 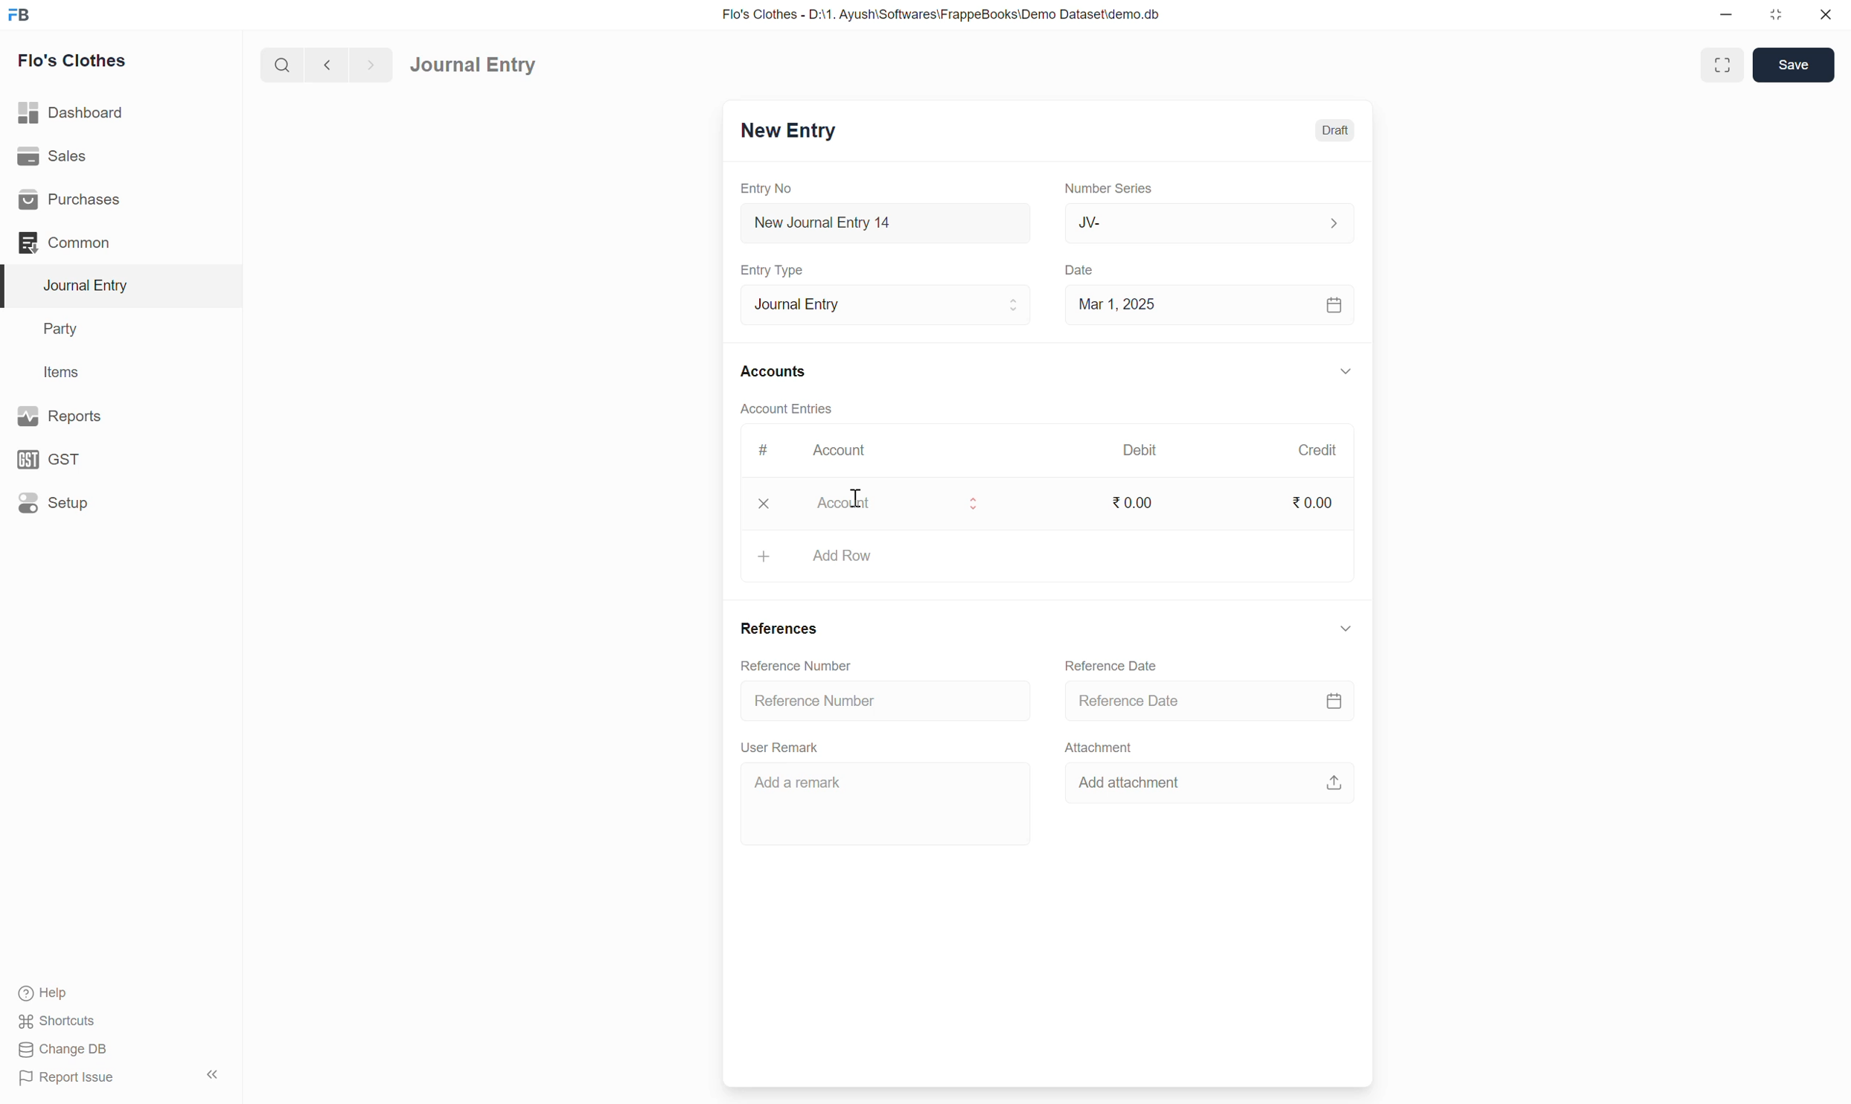 I want to click on New Journal Entry 14, so click(x=849, y=223).